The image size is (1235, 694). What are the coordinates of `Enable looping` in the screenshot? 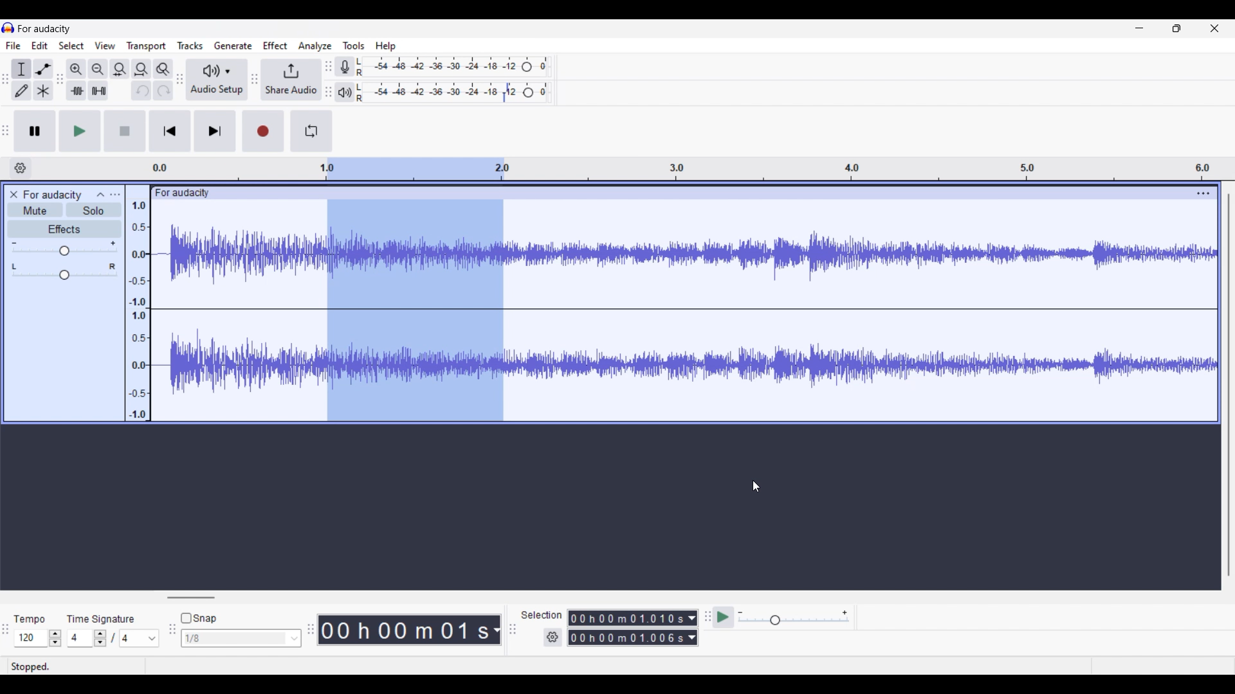 It's located at (311, 131).